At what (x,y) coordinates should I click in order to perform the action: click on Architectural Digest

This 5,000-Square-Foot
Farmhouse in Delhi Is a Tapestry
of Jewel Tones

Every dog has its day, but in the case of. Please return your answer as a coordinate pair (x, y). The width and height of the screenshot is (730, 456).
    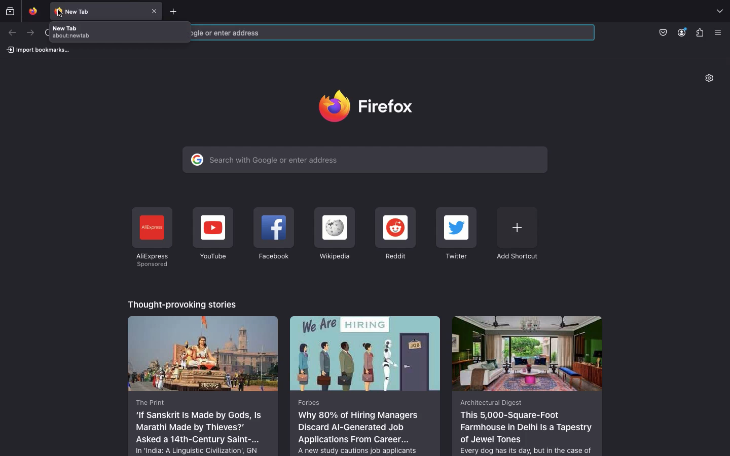
    Looking at the image, I should click on (527, 385).